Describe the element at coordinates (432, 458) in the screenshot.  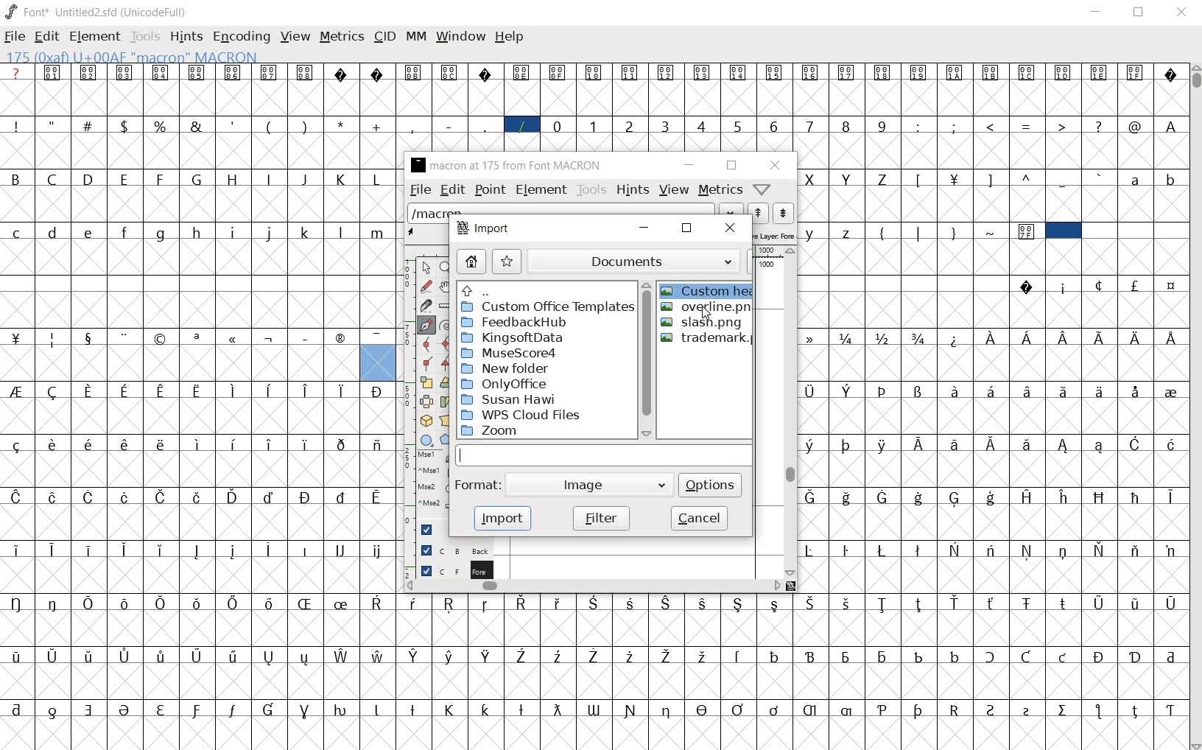
I see `Mouse left button` at that location.